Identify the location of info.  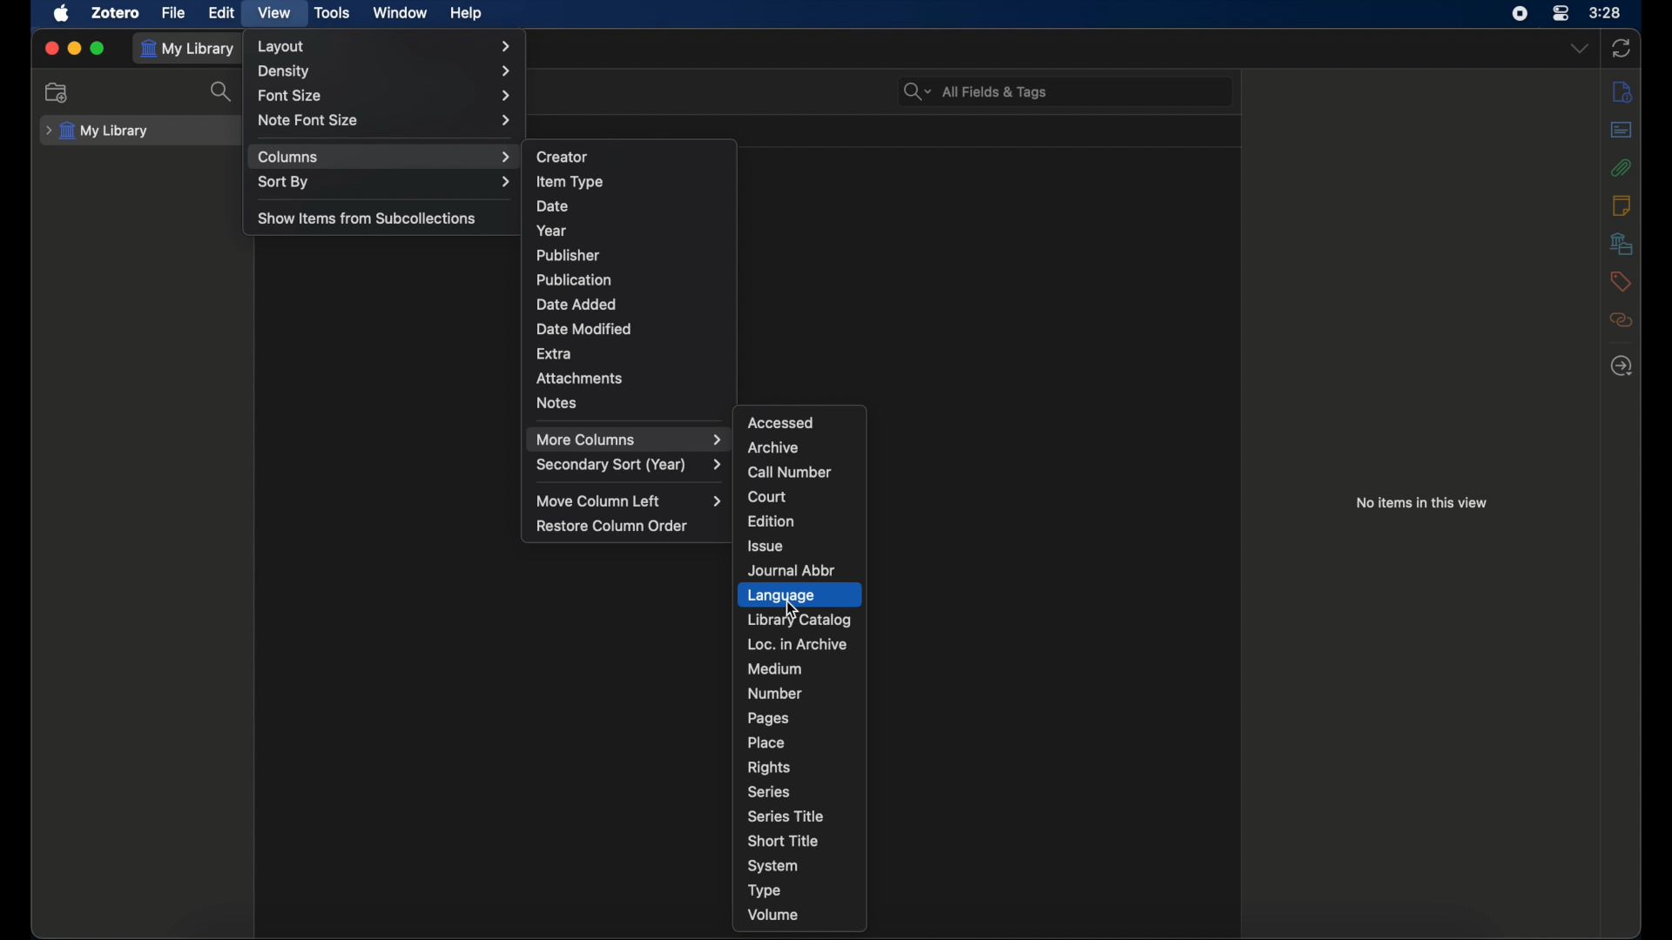
(1623, 92).